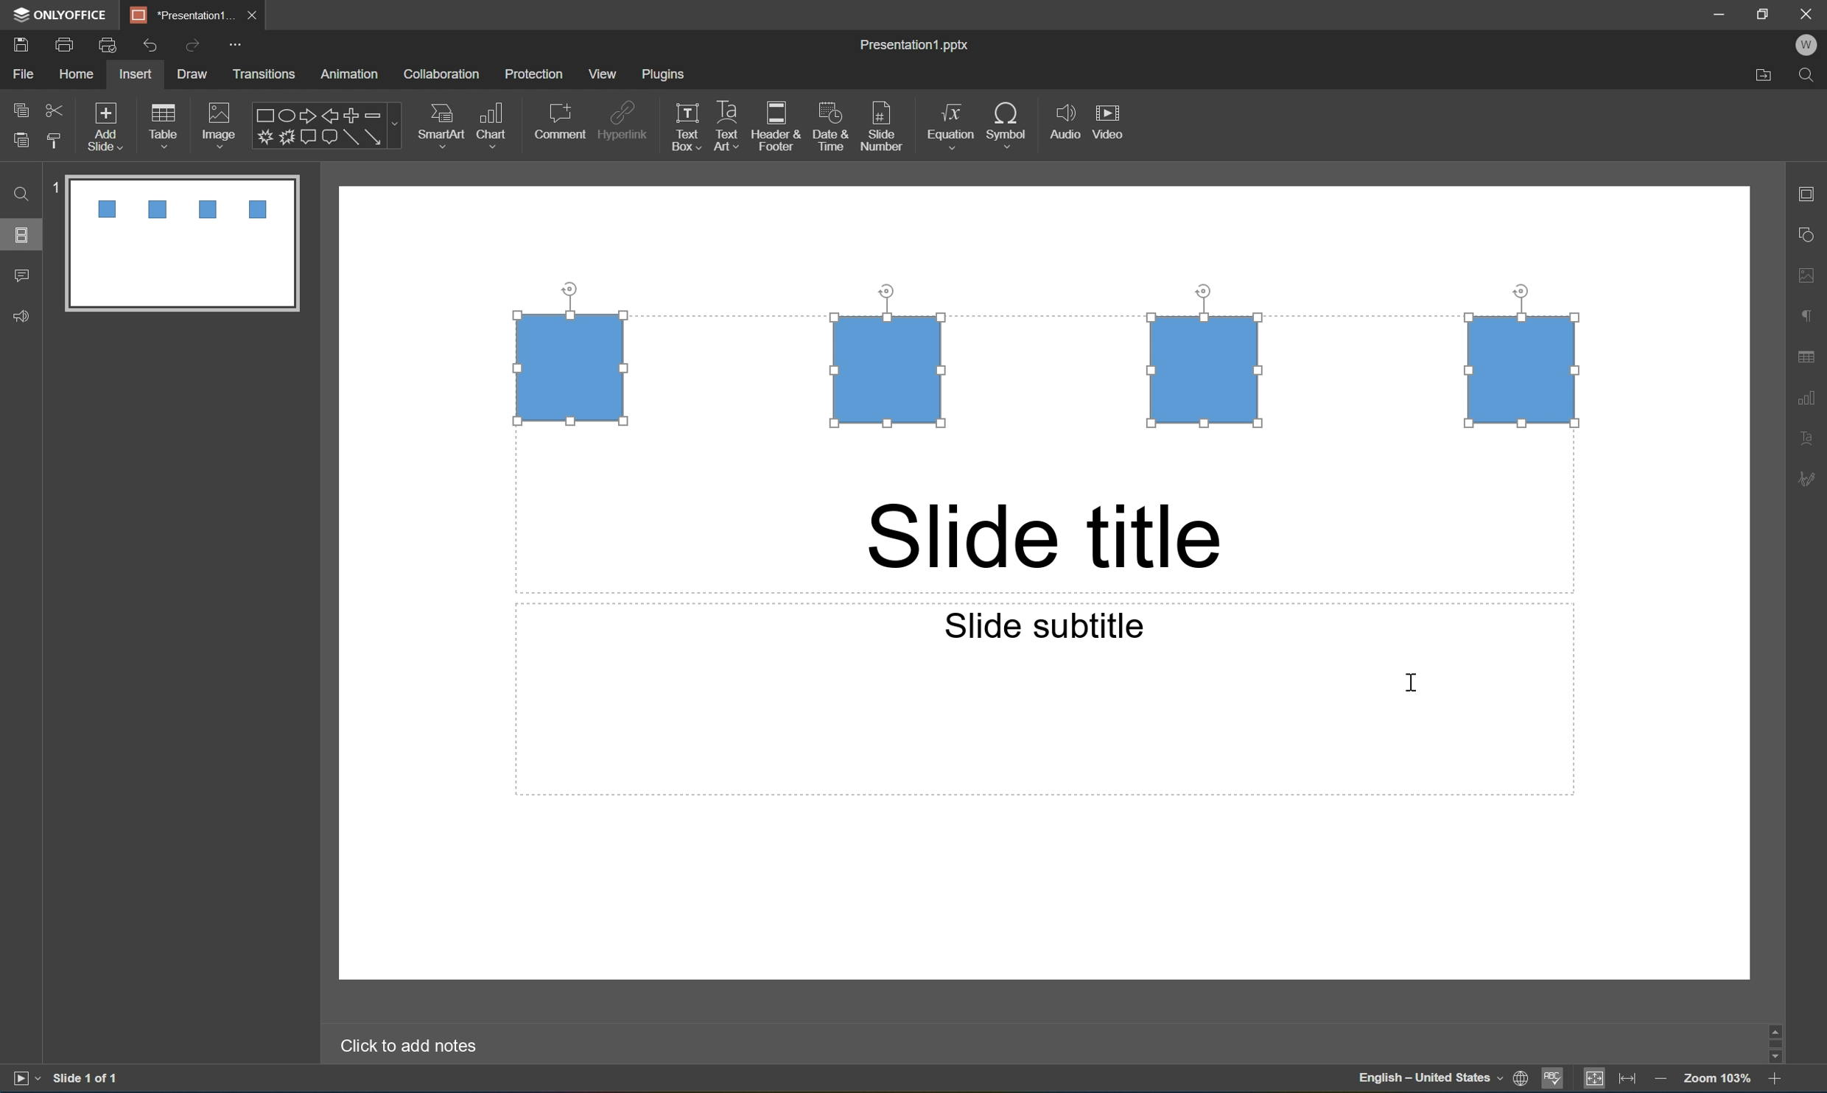 This screenshot has height=1093, width=1827. I want to click on paragraph settings, so click(1812, 314).